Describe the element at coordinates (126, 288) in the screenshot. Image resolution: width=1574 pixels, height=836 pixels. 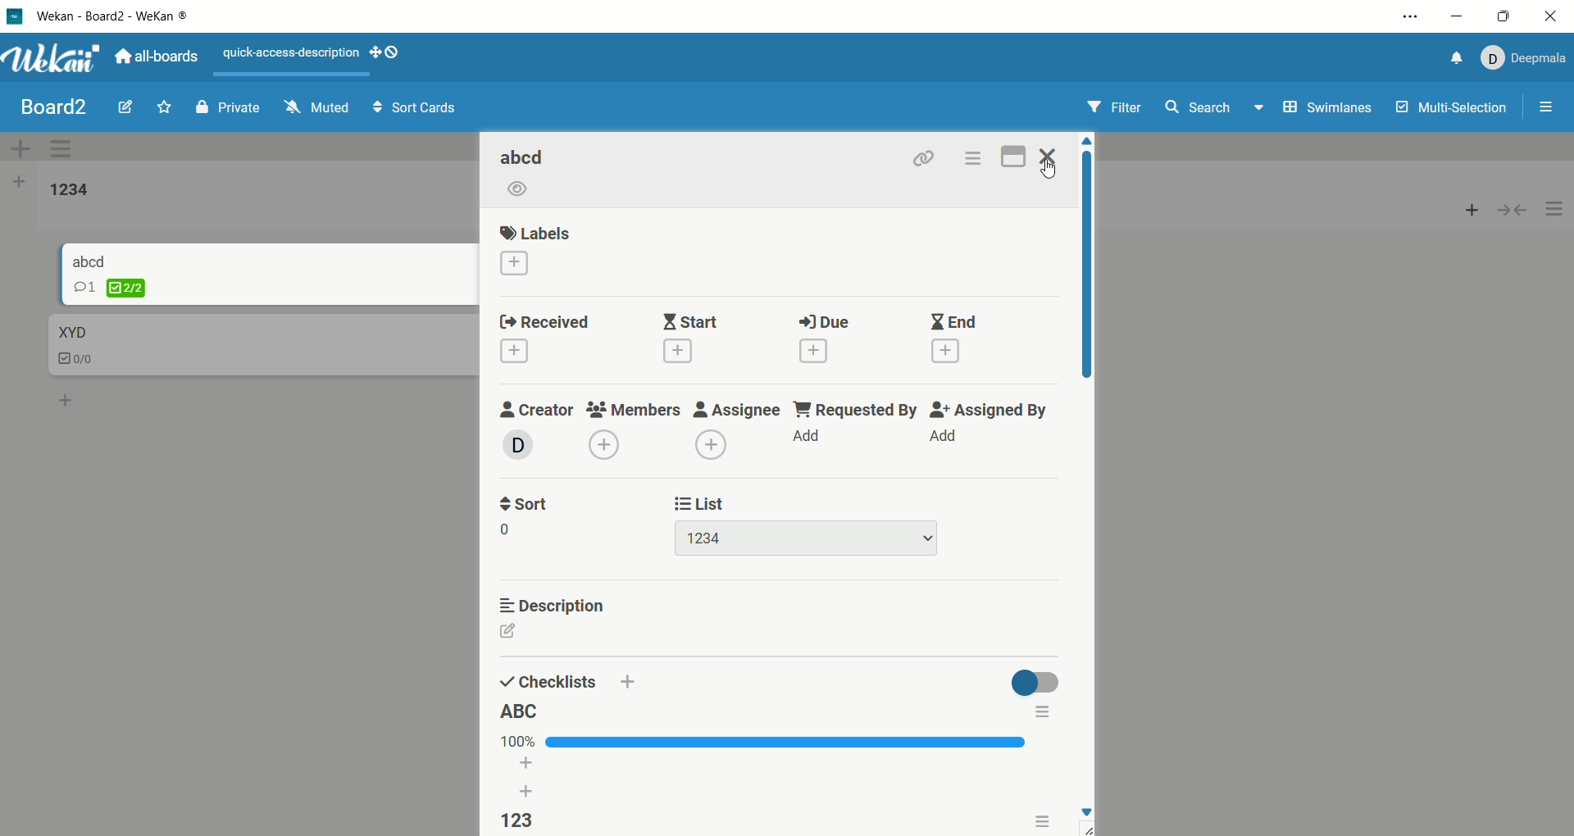
I see `checklist` at that location.